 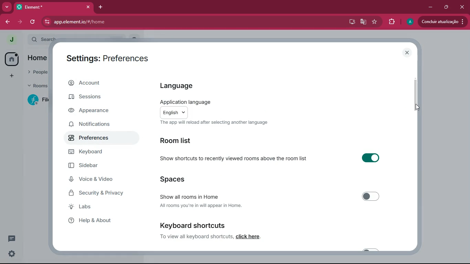 I want to click on sidebar, so click(x=96, y=166).